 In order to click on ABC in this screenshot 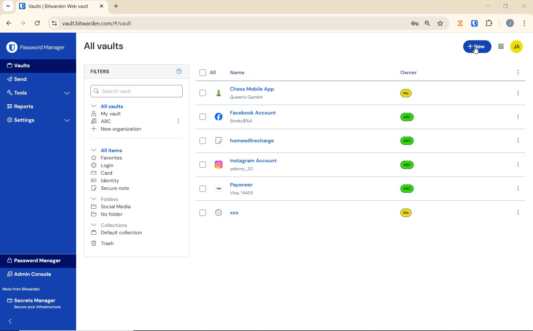, I will do `click(102, 121)`.